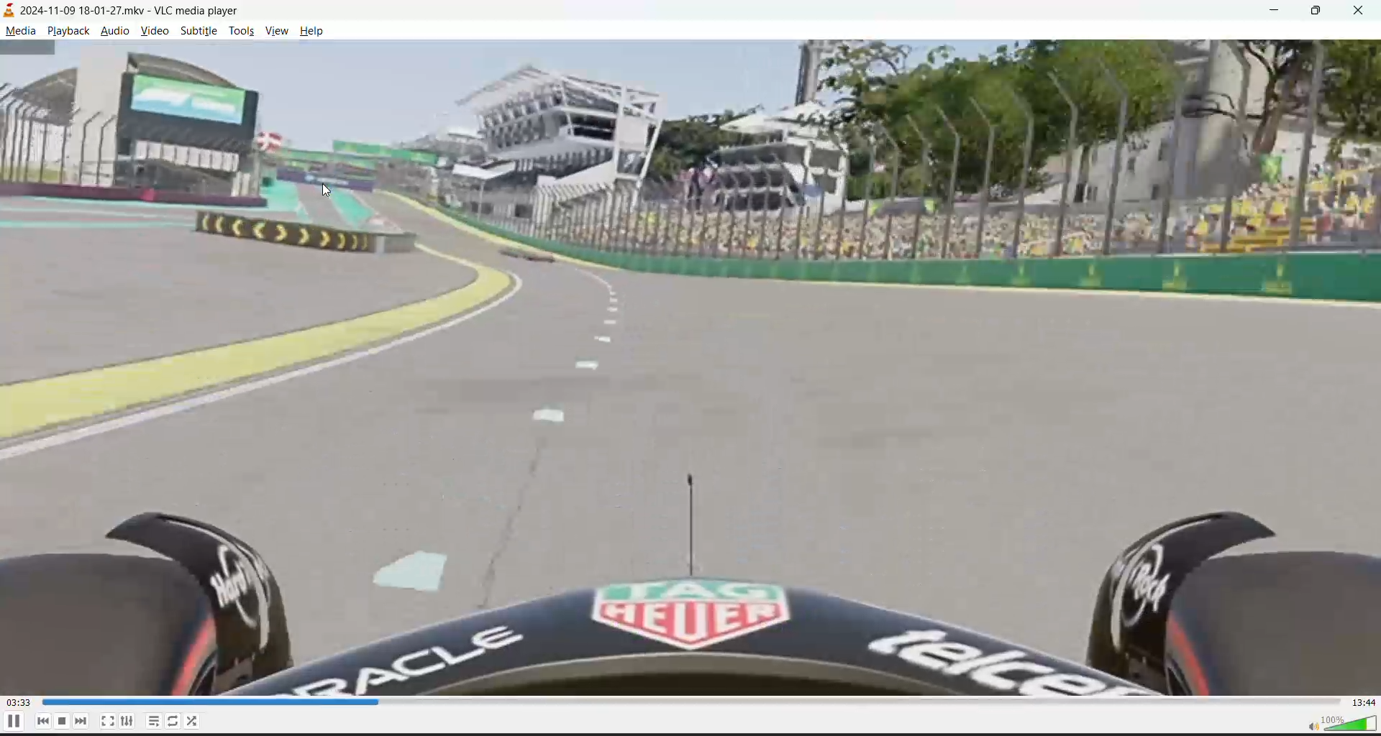 Image resolution: width=1381 pixels, height=736 pixels. What do you see at coordinates (64, 720) in the screenshot?
I see `stop` at bounding box center [64, 720].